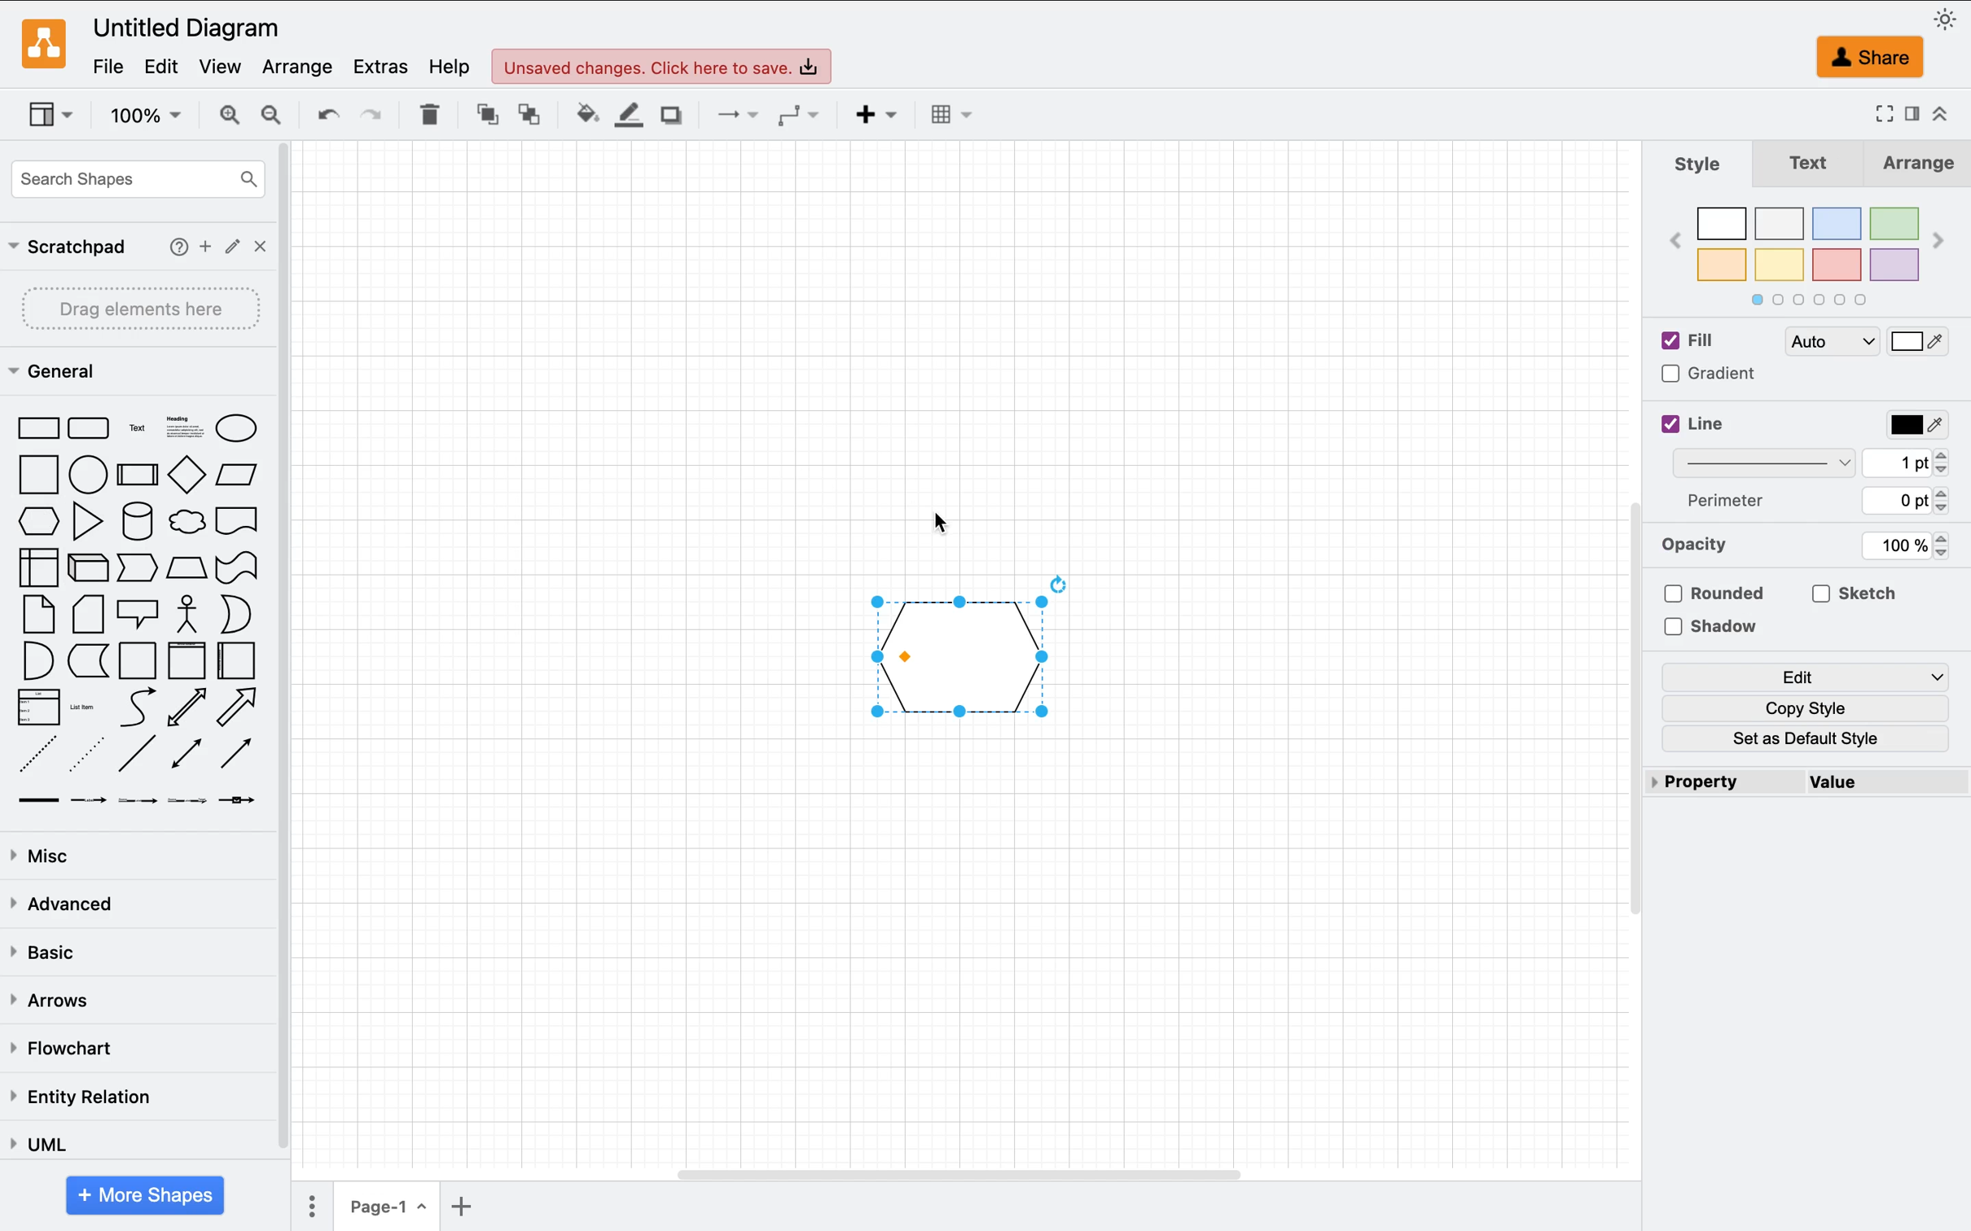 The image size is (1971, 1231). Describe the element at coordinates (1807, 167) in the screenshot. I see `Text` at that location.